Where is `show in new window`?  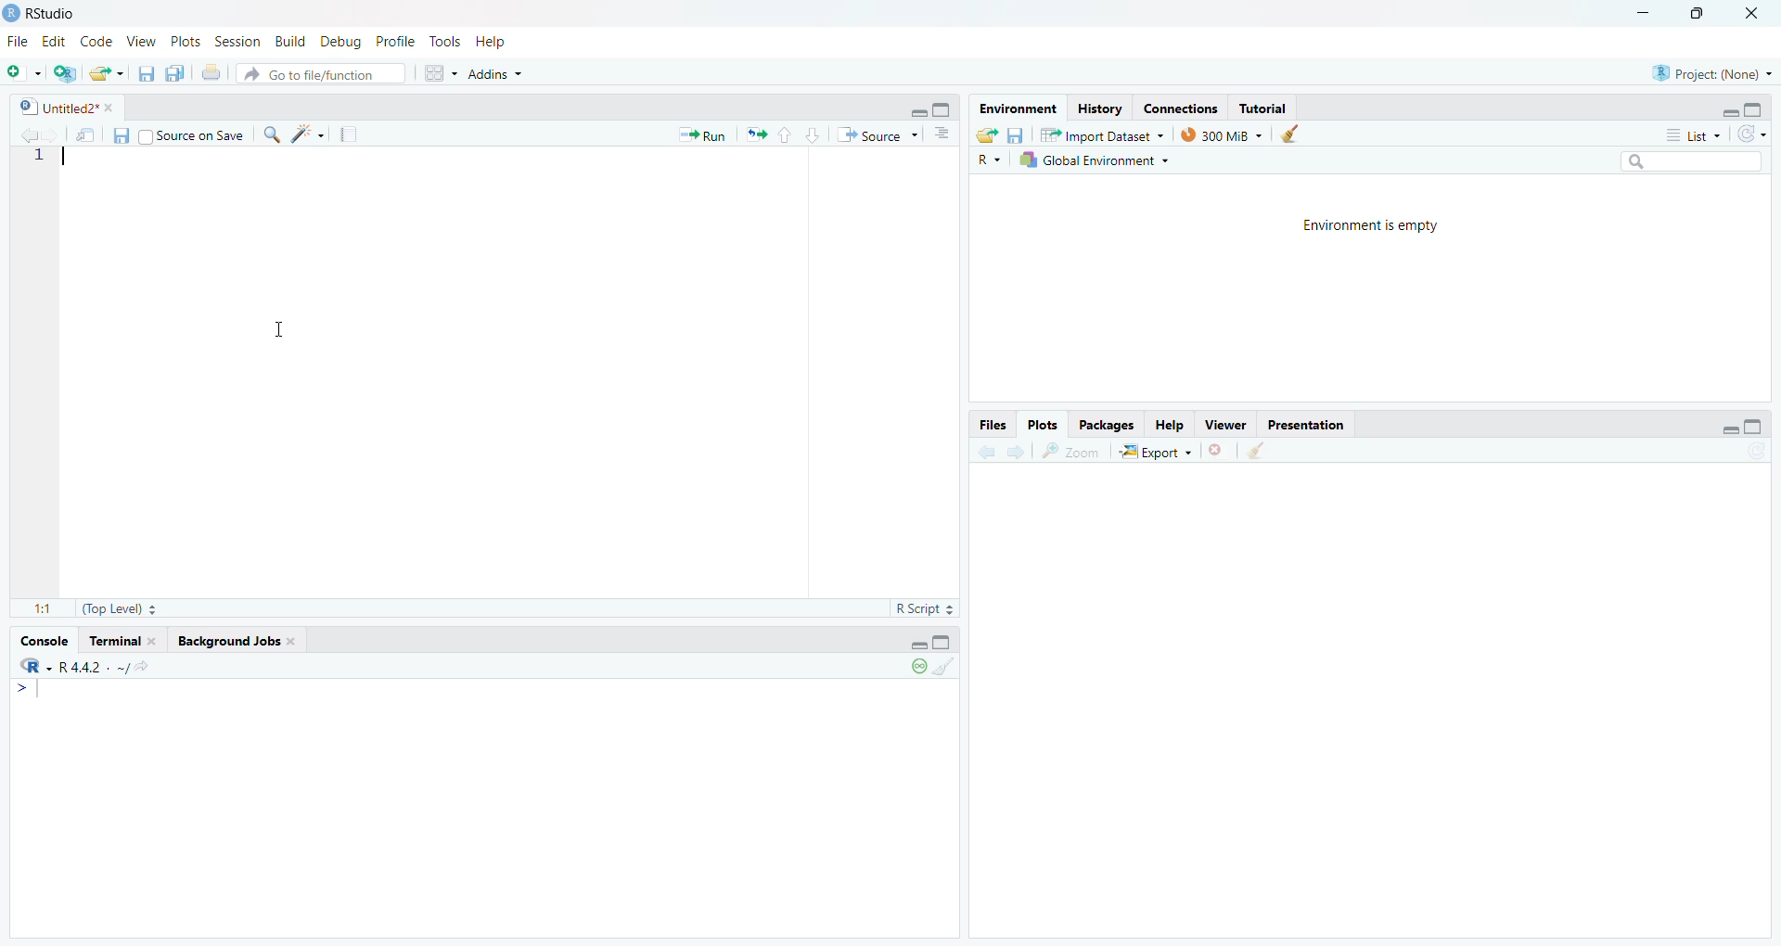 show in new window is located at coordinates (85, 136).